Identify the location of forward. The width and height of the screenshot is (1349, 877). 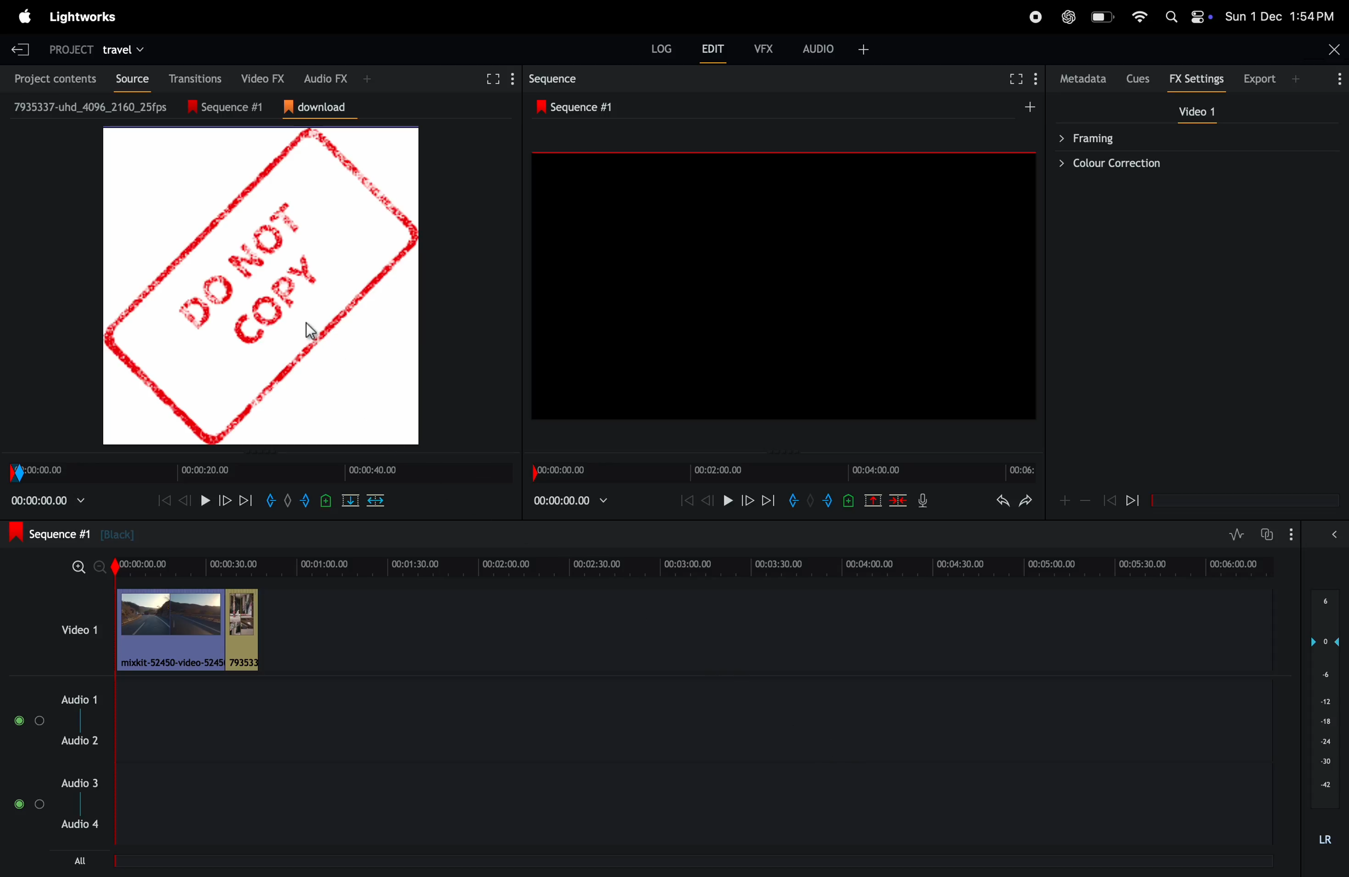
(747, 500).